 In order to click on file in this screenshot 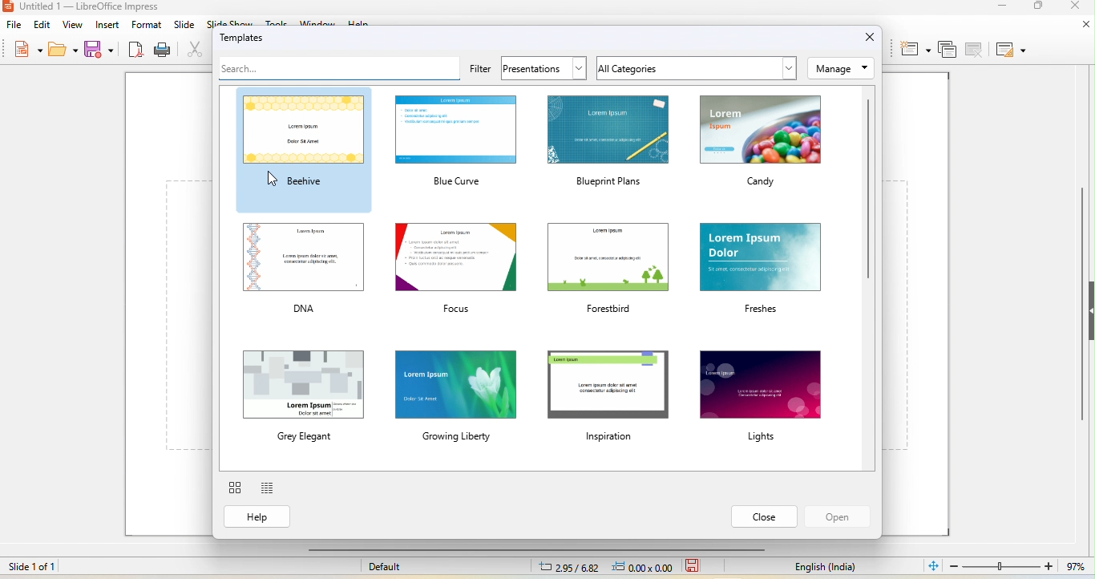, I will do `click(14, 26)`.